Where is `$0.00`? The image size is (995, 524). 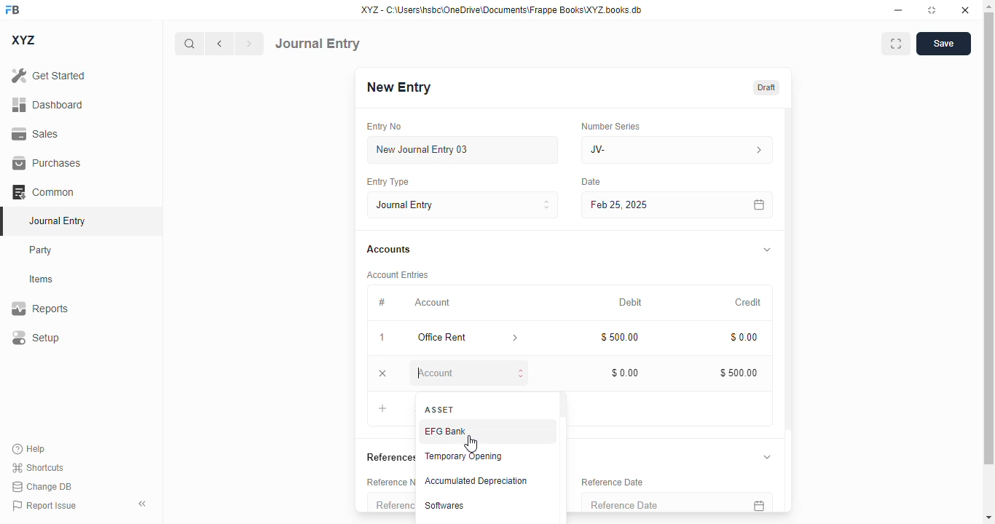
$0.00 is located at coordinates (744, 336).